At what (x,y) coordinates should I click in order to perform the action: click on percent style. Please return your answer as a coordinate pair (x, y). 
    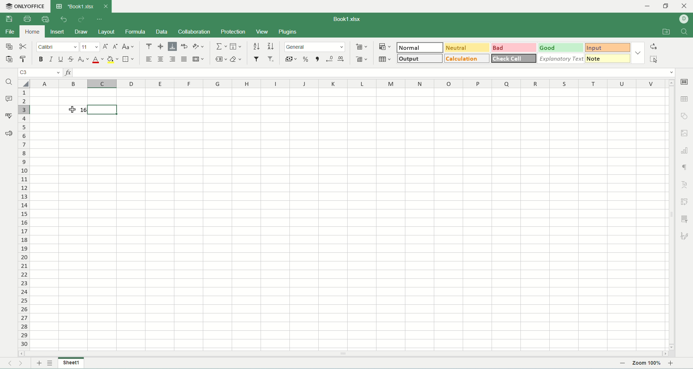
    Looking at the image, I should click on (308, 59).